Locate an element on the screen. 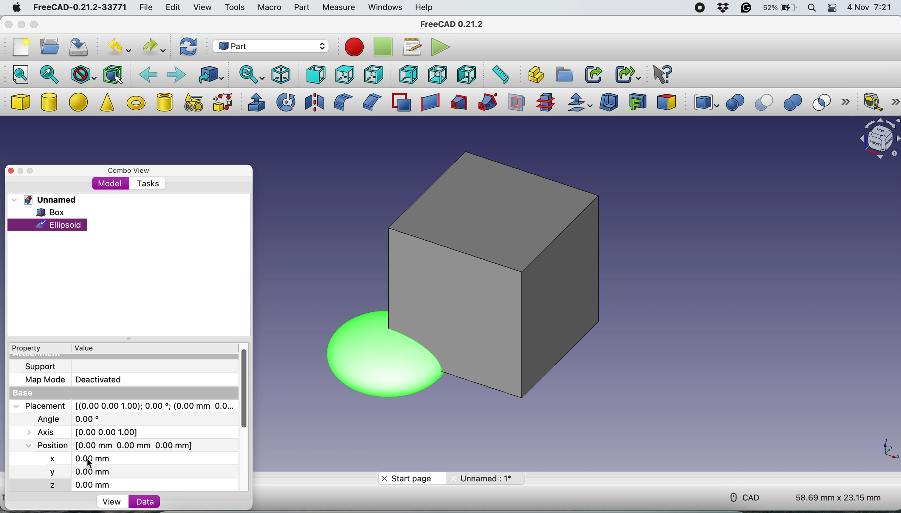 Image resolution: width=901 pixels, height=513 pixels. bottom is located at coordinates (438, 75).